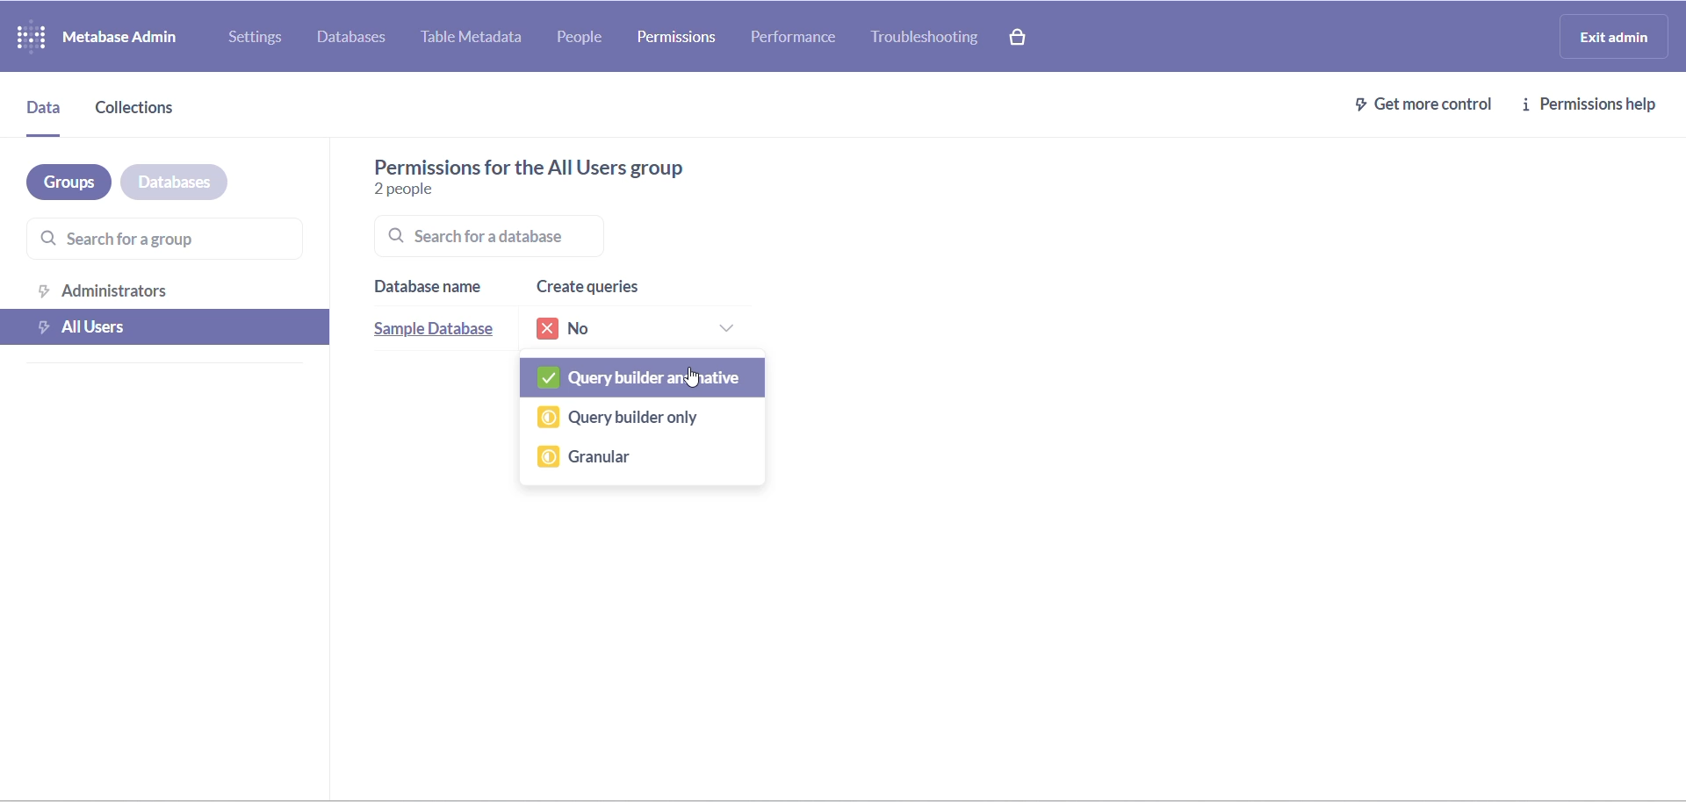 Image resolution: width=1686 pixels, height=802 pixels. What do you see at coordinates (424, 191) in the screenshot?
I see `number of people in group` at bounding box center [424, 191].